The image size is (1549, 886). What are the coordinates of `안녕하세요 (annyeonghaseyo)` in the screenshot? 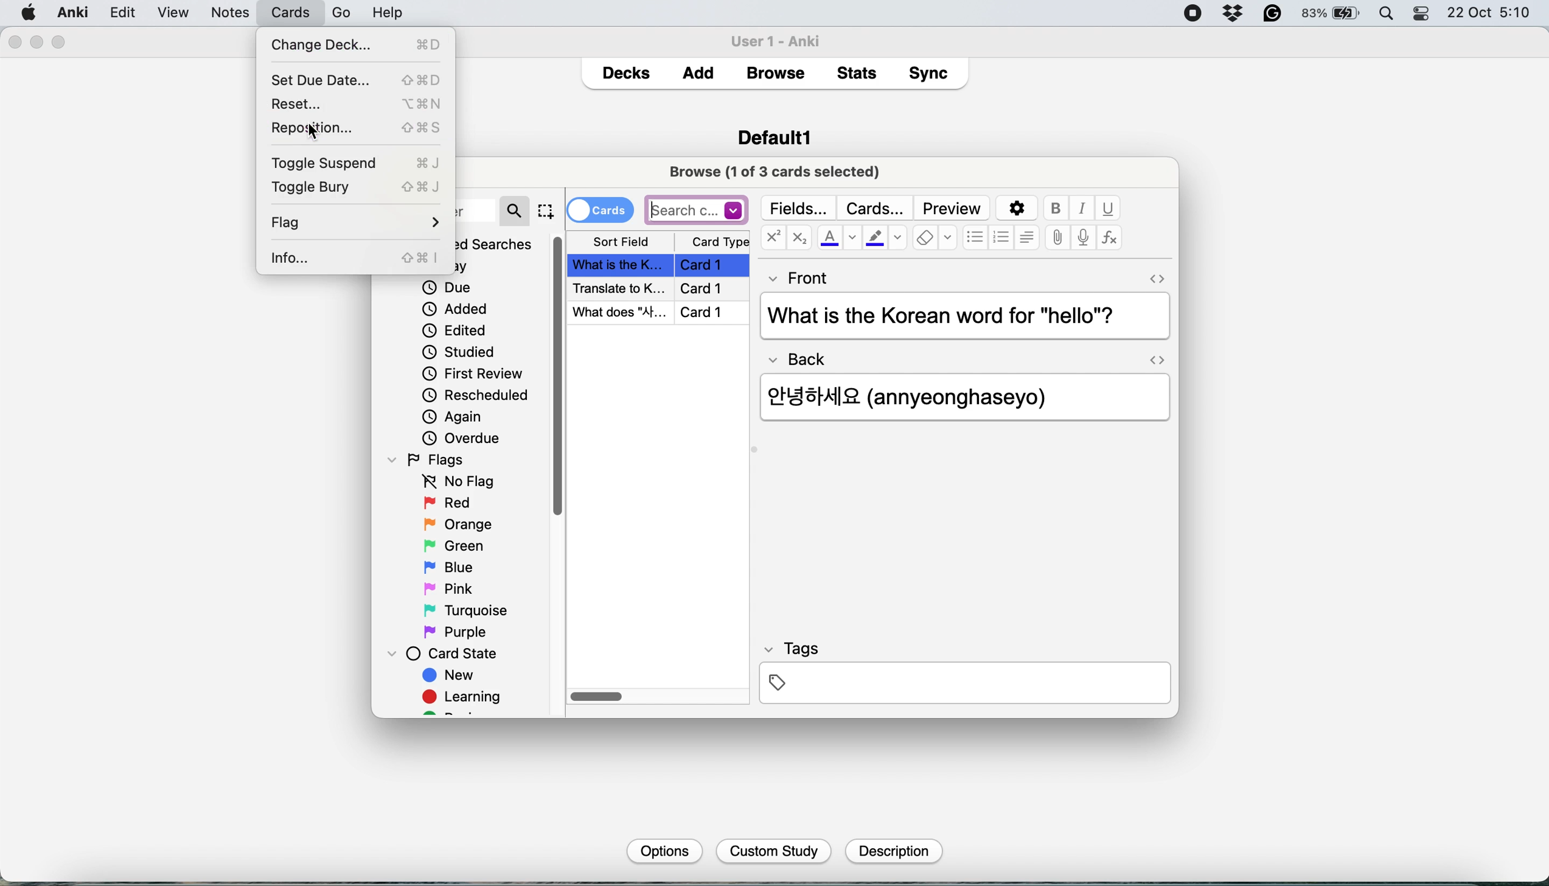 It's located at (924, 395).